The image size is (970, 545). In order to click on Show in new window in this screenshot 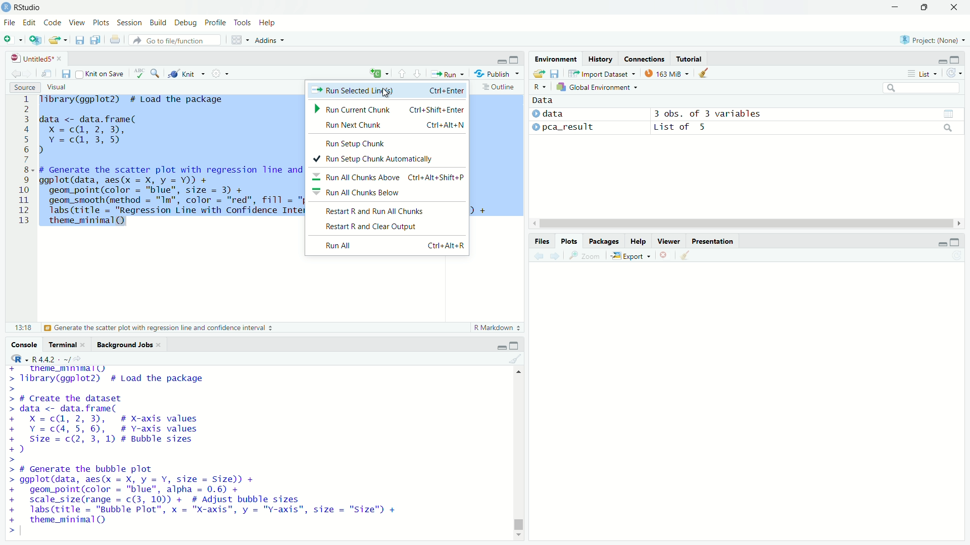, I will do `click(46, 73)`.